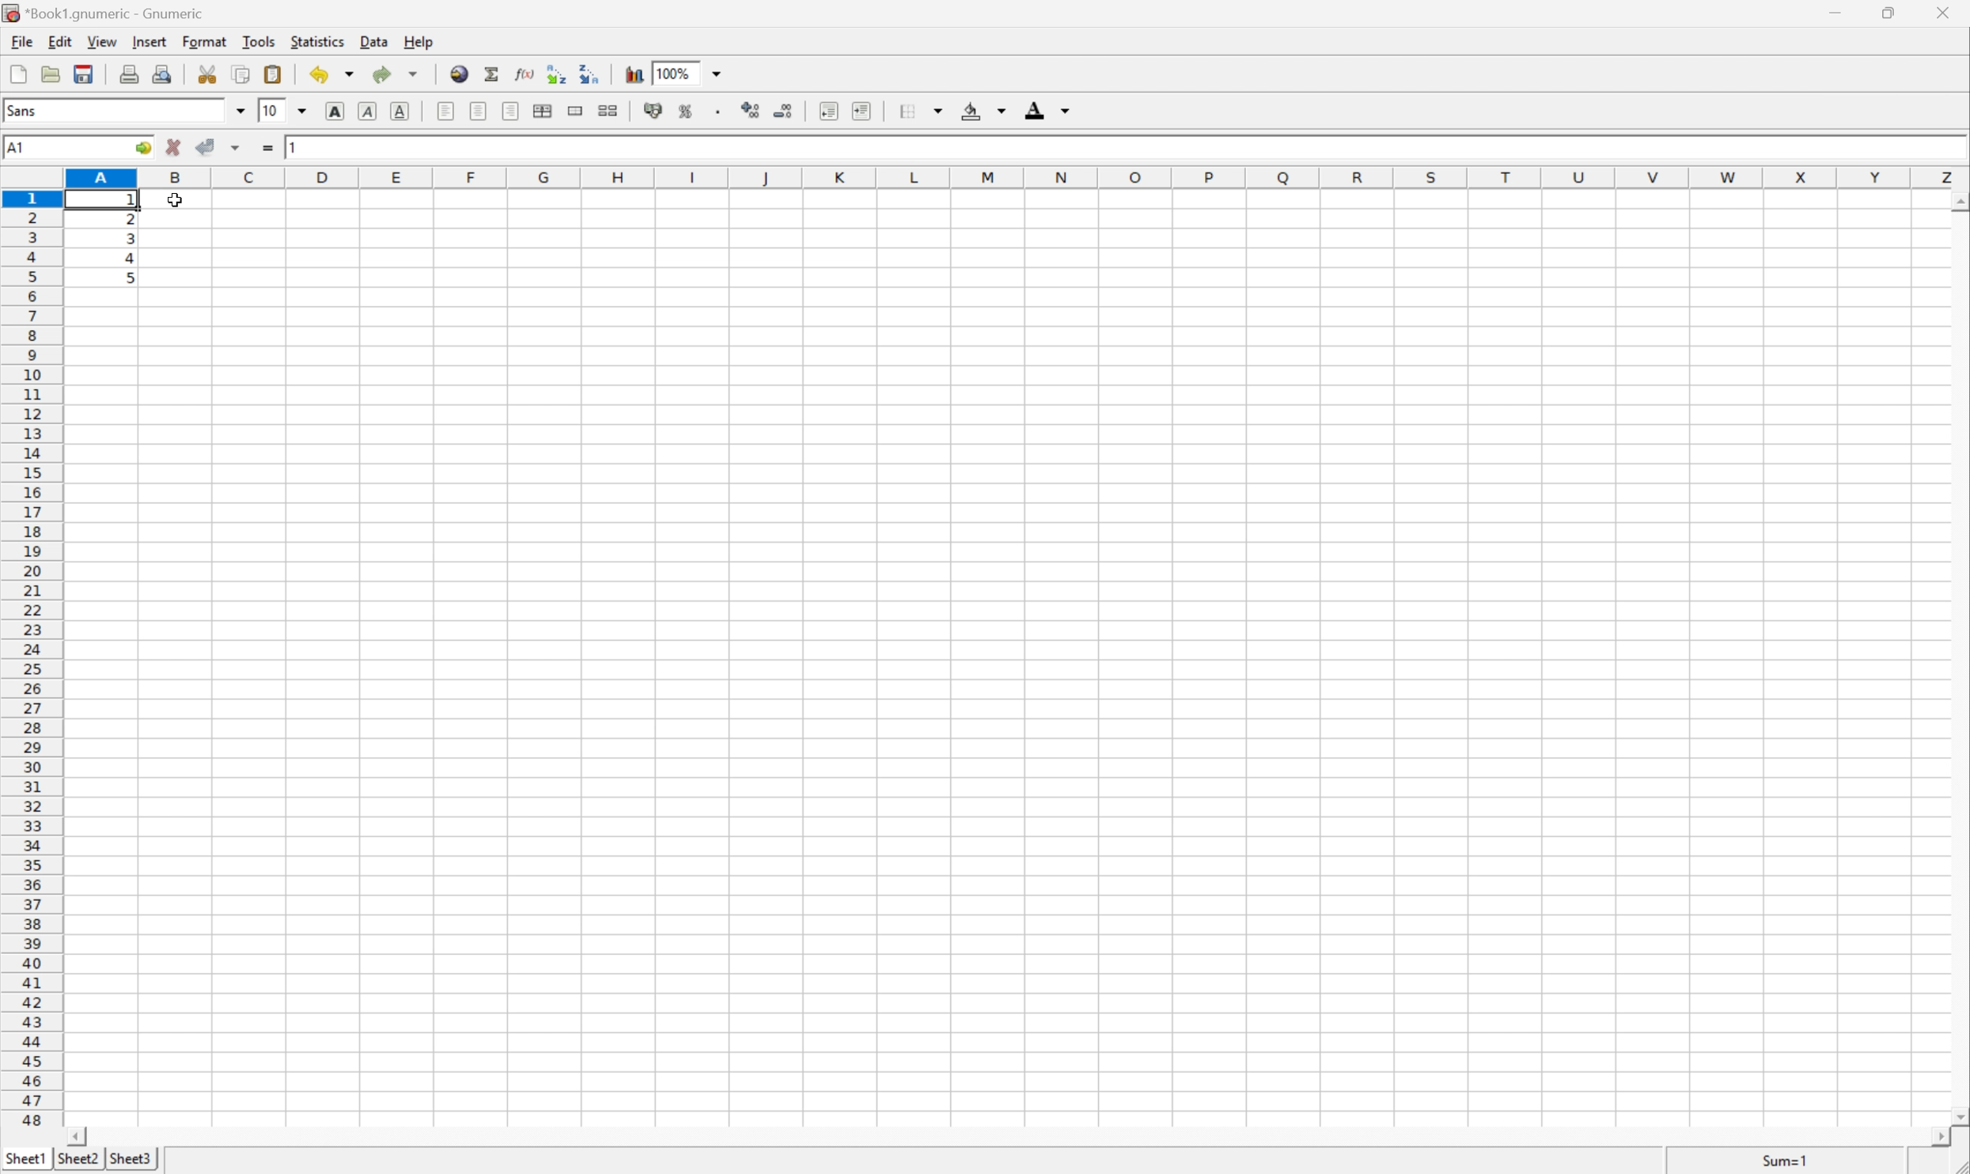 The image size is (1970, 1174). Describe the element at coordinates (575, 111) in the screenshot. I see `Merge range of cells` at that location.